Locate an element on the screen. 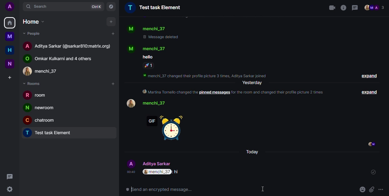 The image size is (389, 196). Martina tornello changed is located at coordinates (170, 93).